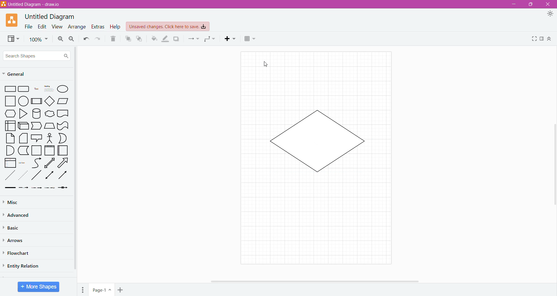 This screenshot has width=557, height=296. Describe the element at coordinates (37, 150) in the screenshot. I see `Container` at that location.